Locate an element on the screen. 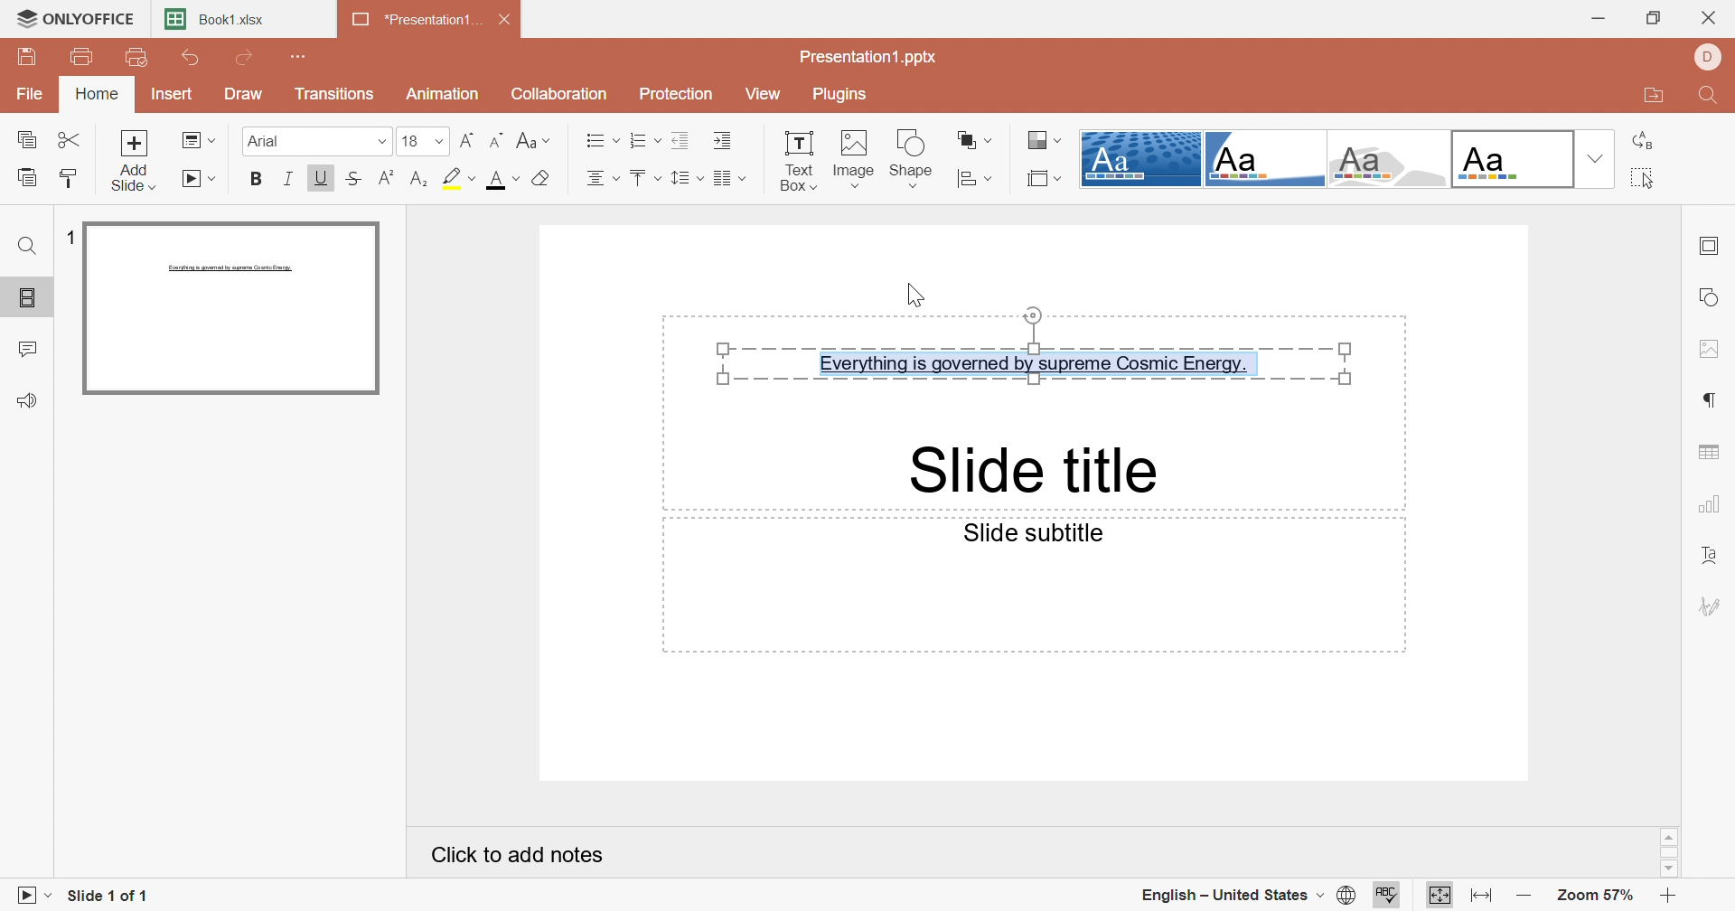 This screenshot has width=1735, height=911. Increment font size is located at coordinates (466, 139).